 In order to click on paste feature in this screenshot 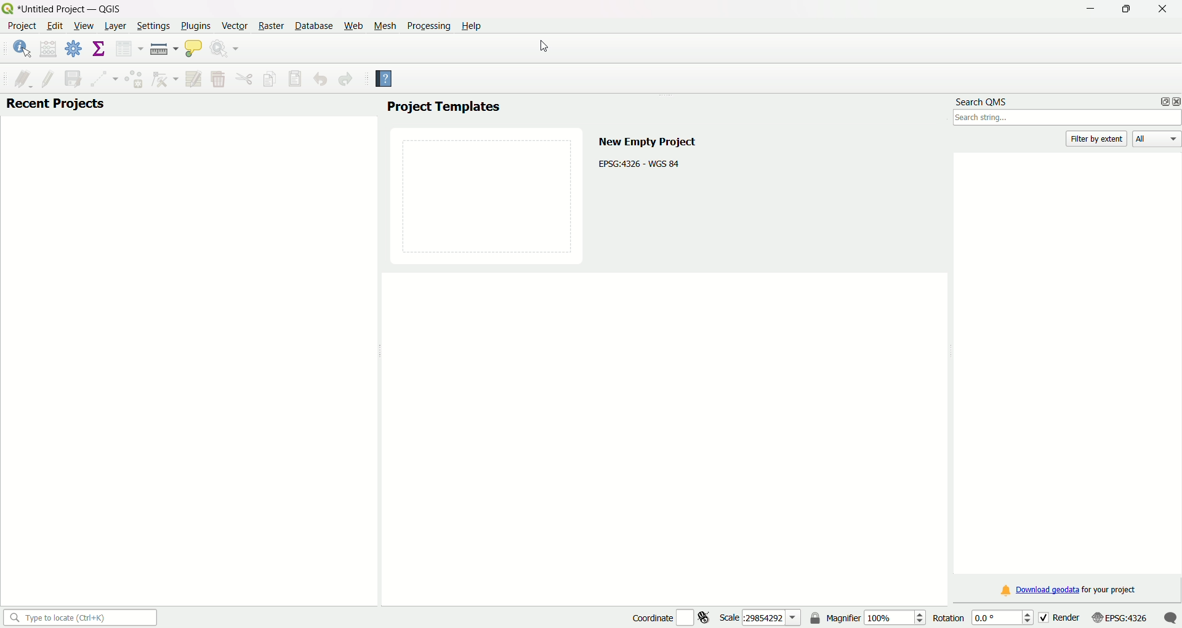, I will do `click(295, 79)`.